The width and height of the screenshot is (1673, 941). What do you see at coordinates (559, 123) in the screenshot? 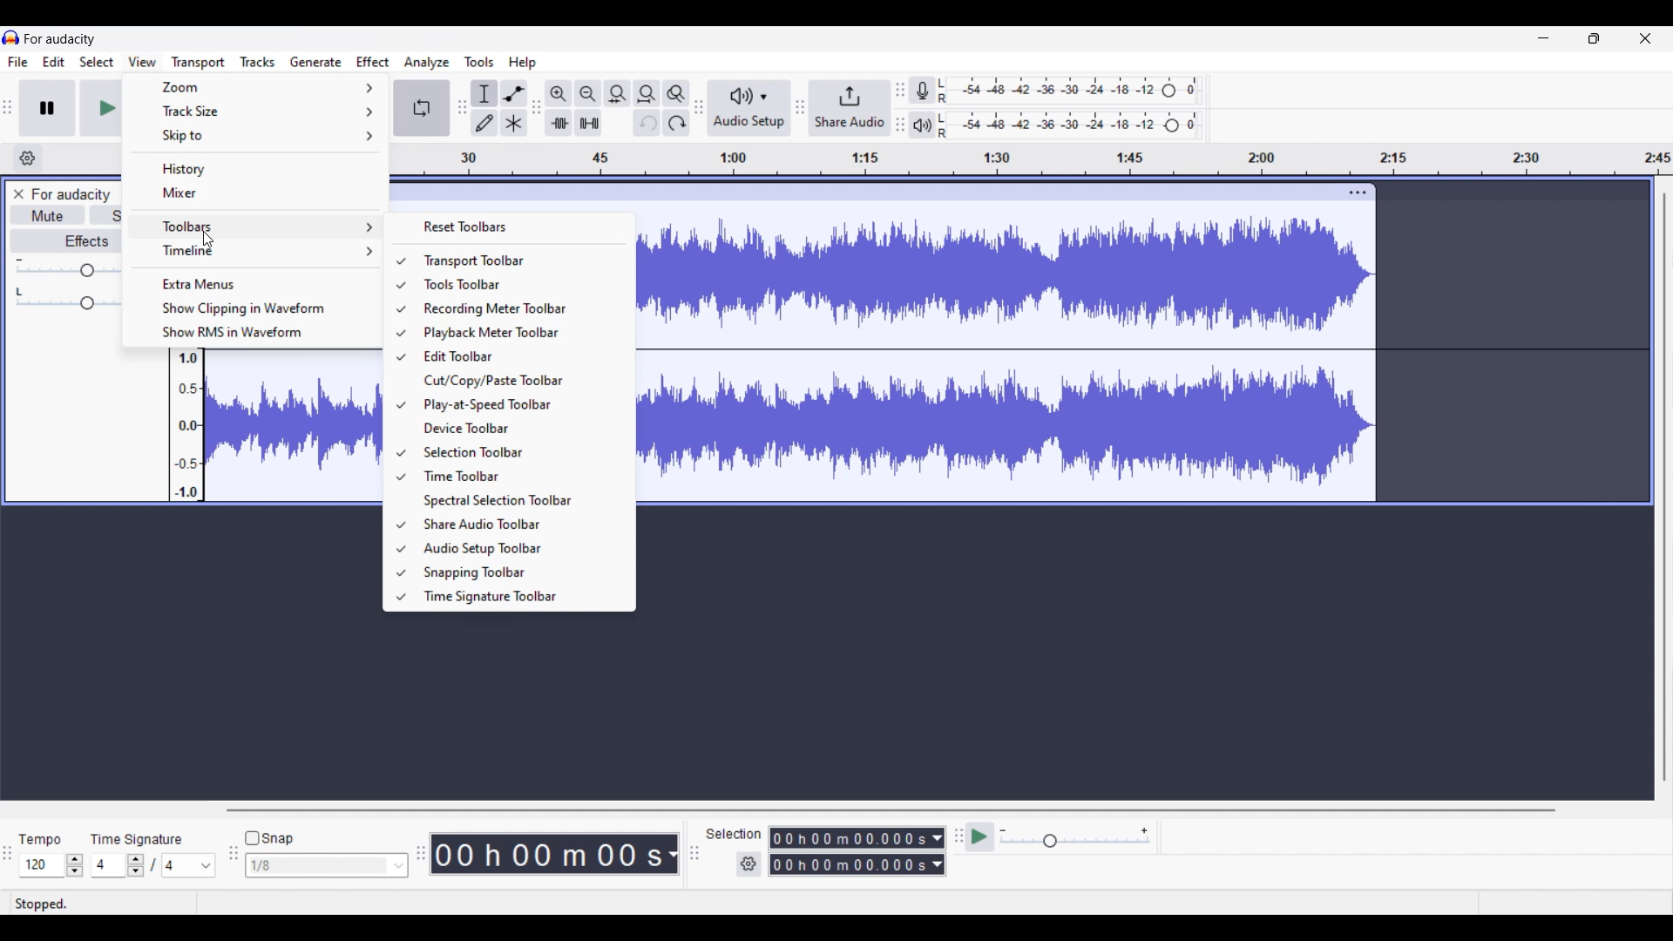
I see `Trim audio outside selection` at bounding box center [559, 123].